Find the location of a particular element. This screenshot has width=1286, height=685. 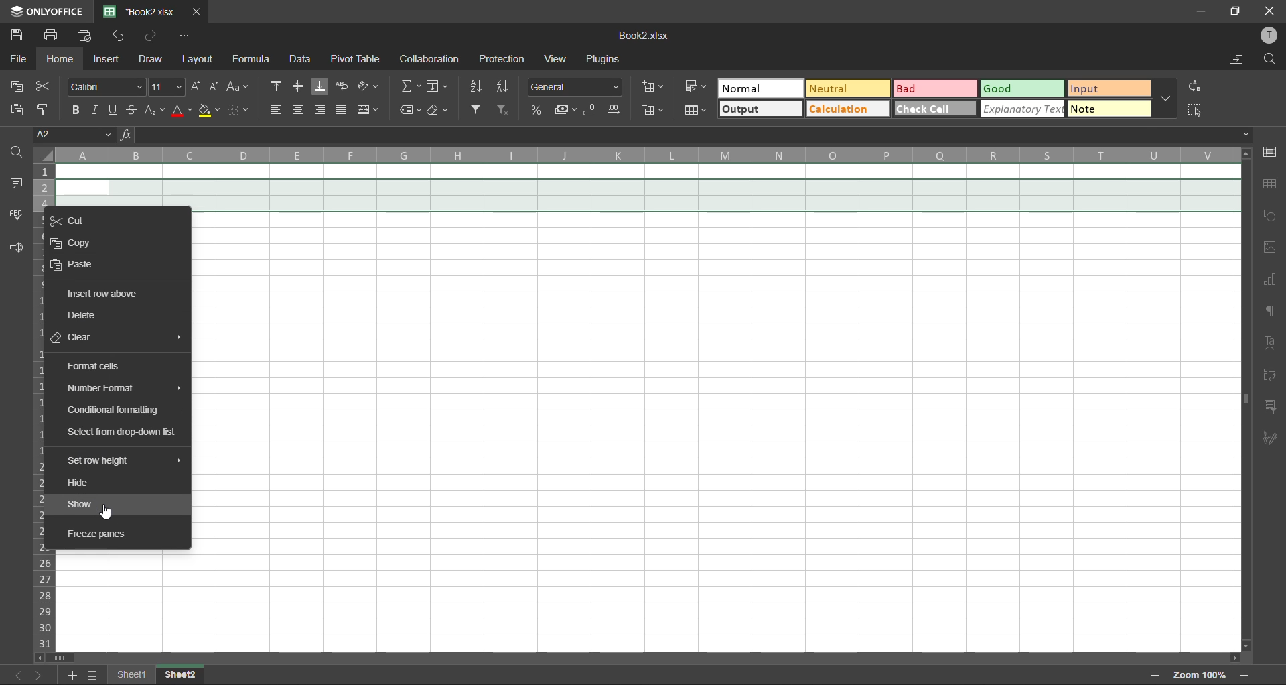

normal is located at coordinates (758, 88).